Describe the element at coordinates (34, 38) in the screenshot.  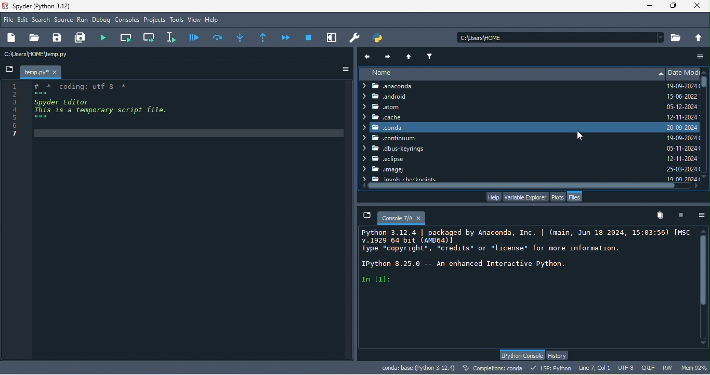
I see `open` at that location.